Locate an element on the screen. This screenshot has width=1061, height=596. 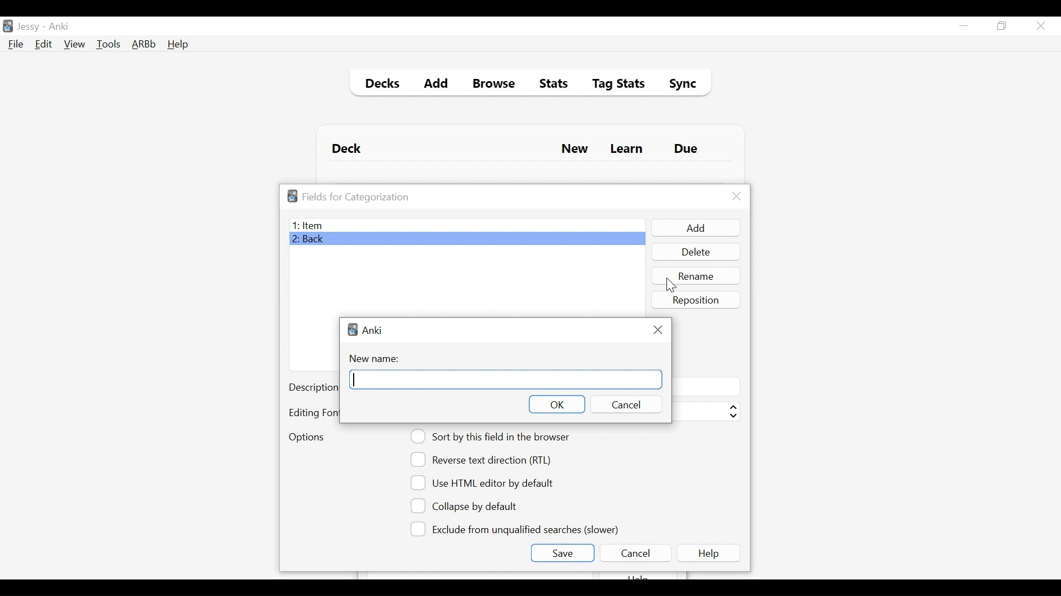
Application logo is located at coordinates (292, 196).